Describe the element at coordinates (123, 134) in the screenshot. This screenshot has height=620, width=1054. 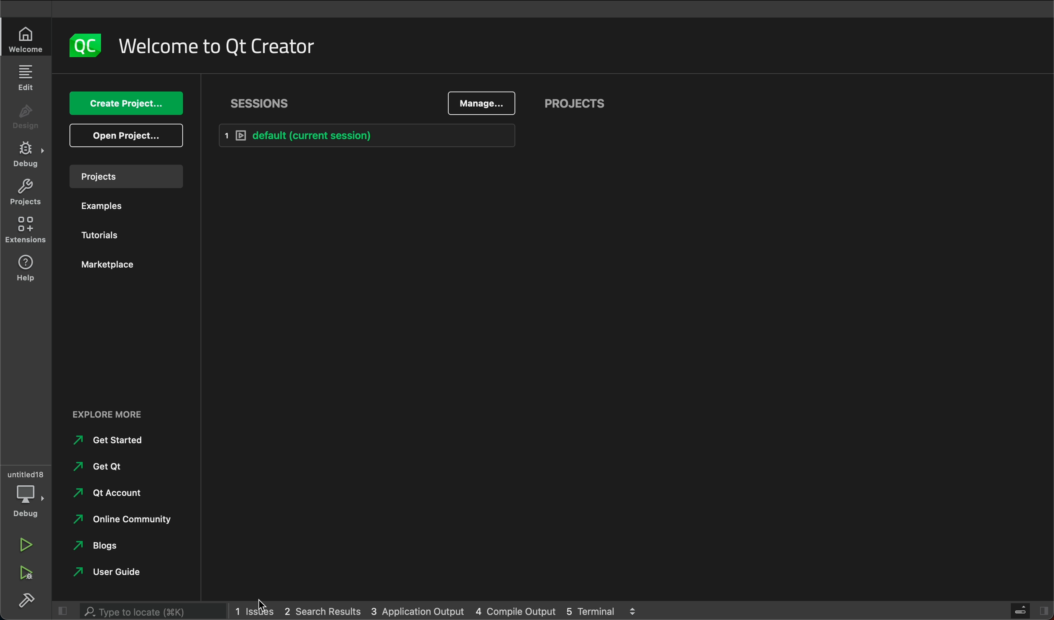
I see `open ` at that location.